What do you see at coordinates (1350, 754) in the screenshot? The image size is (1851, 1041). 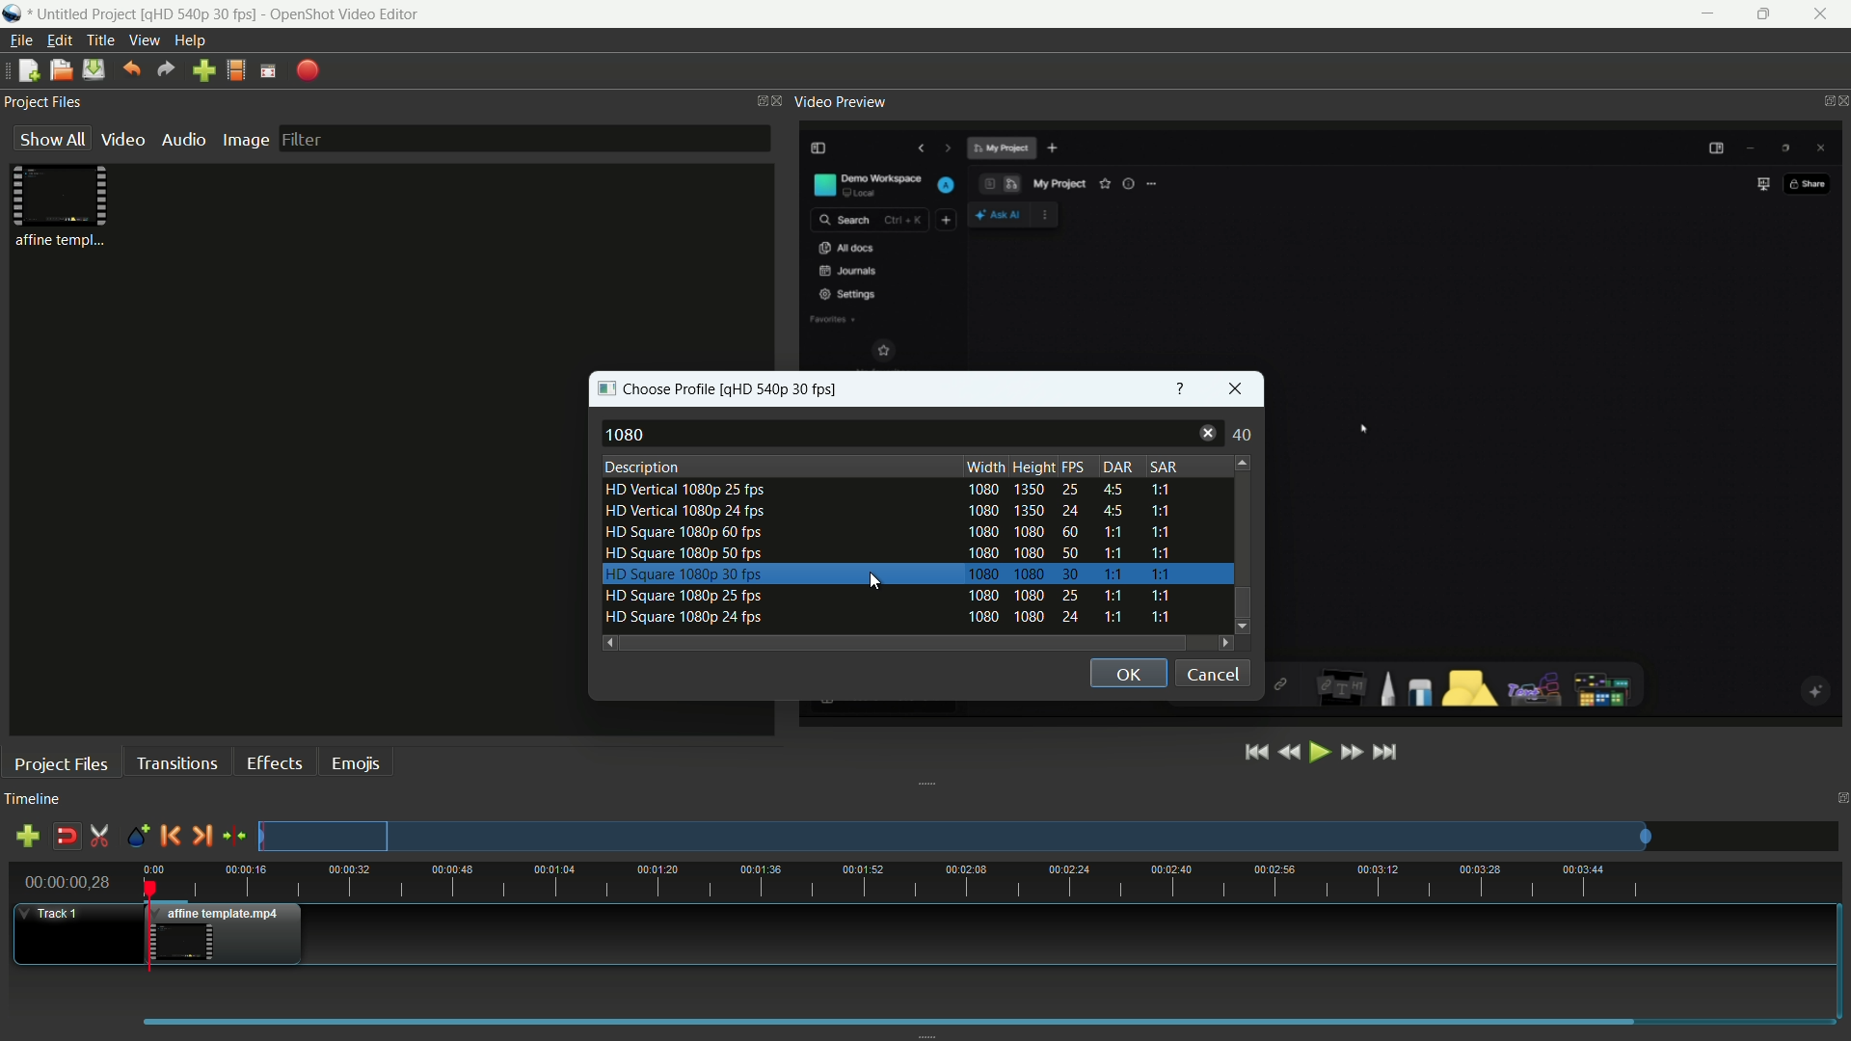 I see `fast forward` at bounding box center [1350, 754].